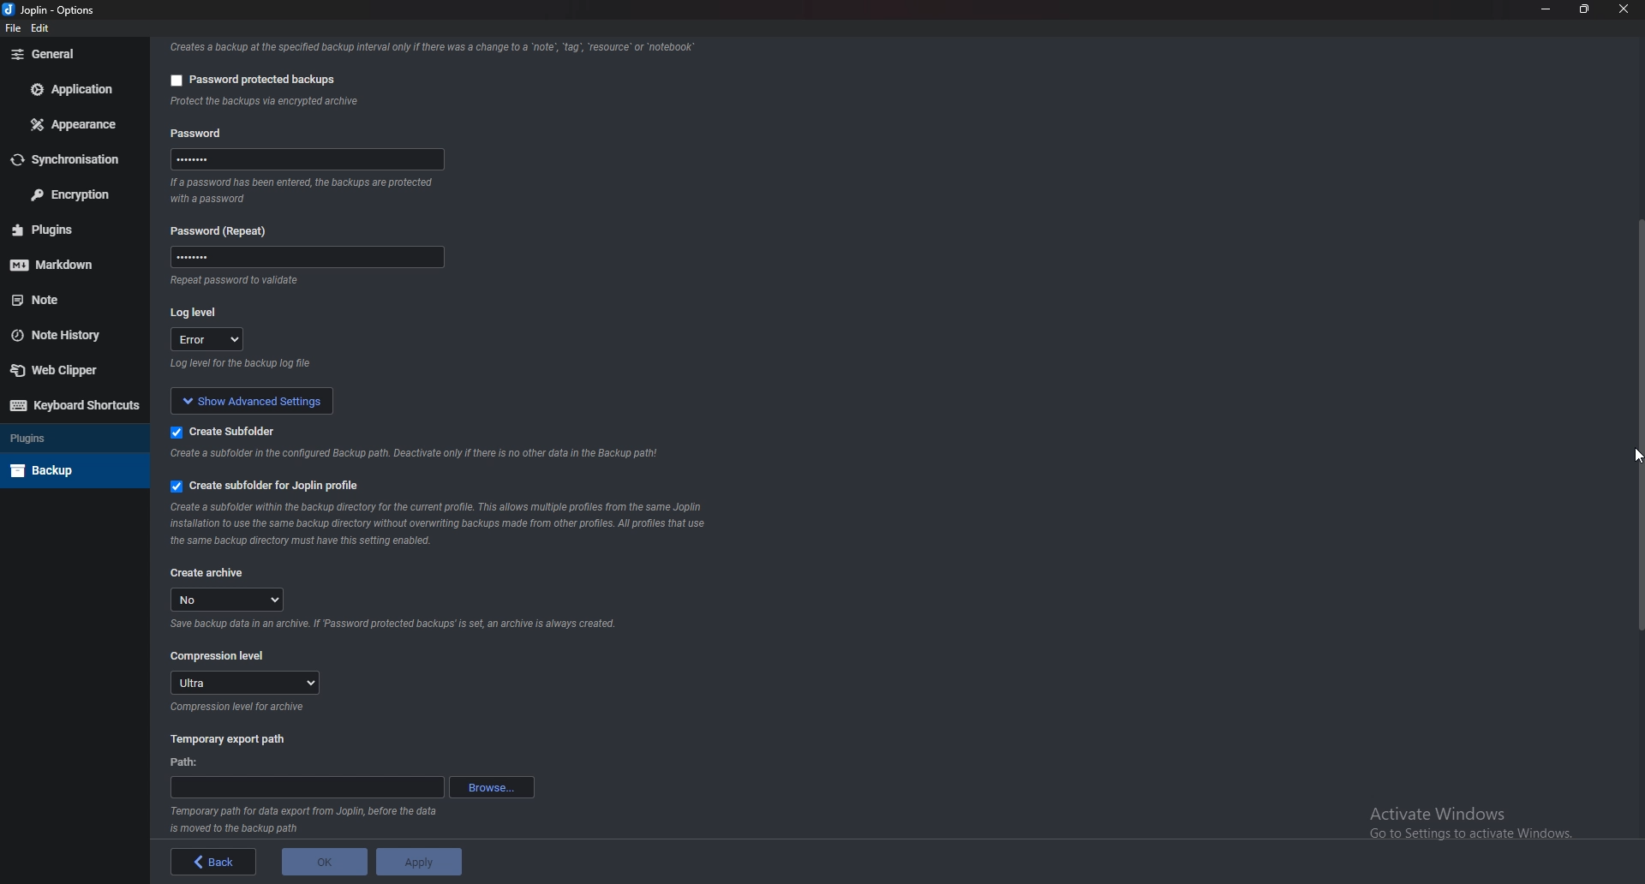 The width and height of the screenshot is (1645, 884). I want to click on Appearance, so click(75, 126).